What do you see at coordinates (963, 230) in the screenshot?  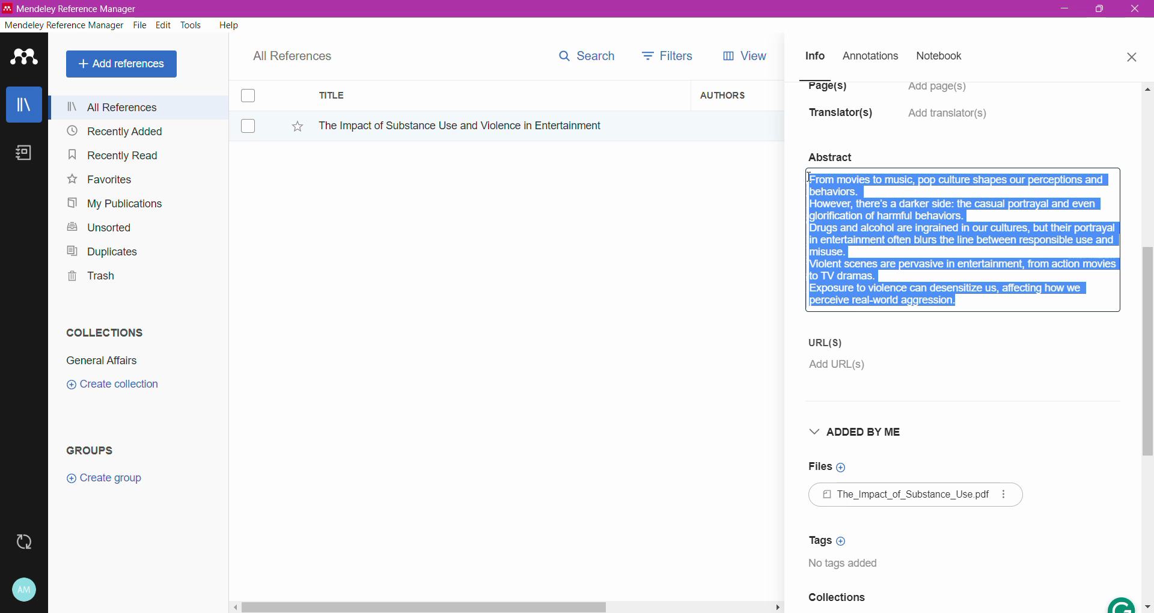 I see `Click to select the full summary` at bounding box center [963, 230].